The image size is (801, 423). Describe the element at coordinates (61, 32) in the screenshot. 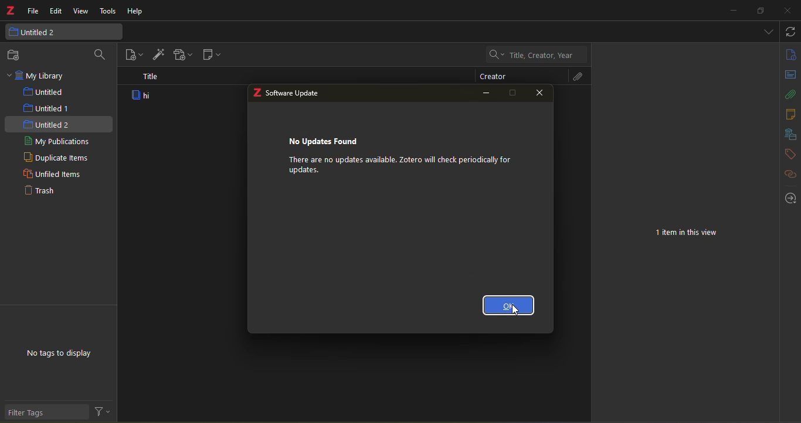

I see `untitled 2` at that location.